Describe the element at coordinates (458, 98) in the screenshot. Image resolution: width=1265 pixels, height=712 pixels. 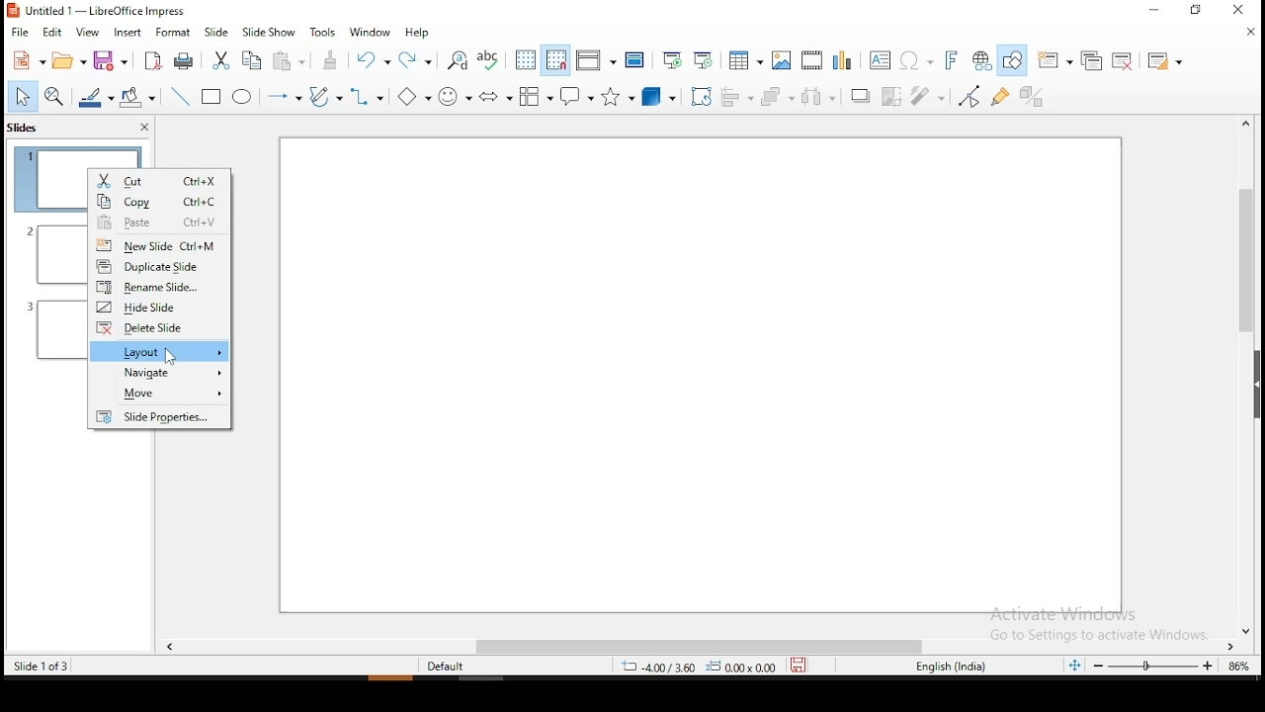
I see `symbol shapes` at that location.